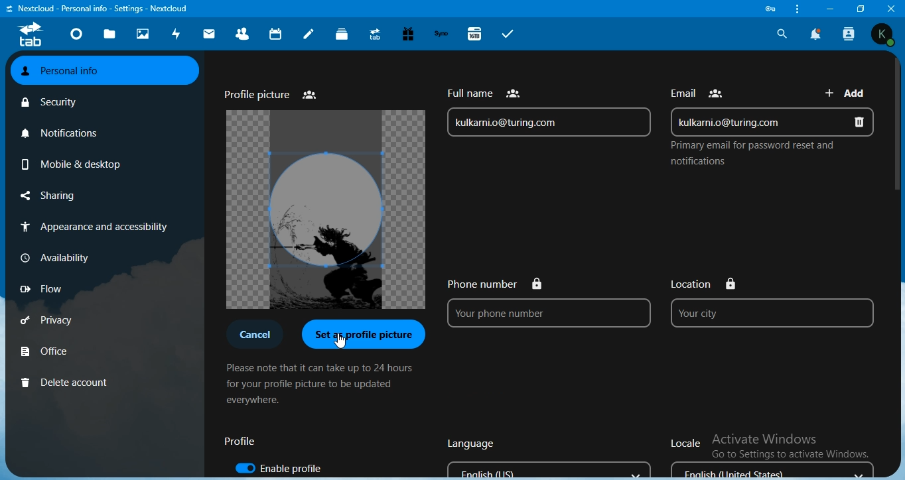  I want to click on notification, so click(816, 34).